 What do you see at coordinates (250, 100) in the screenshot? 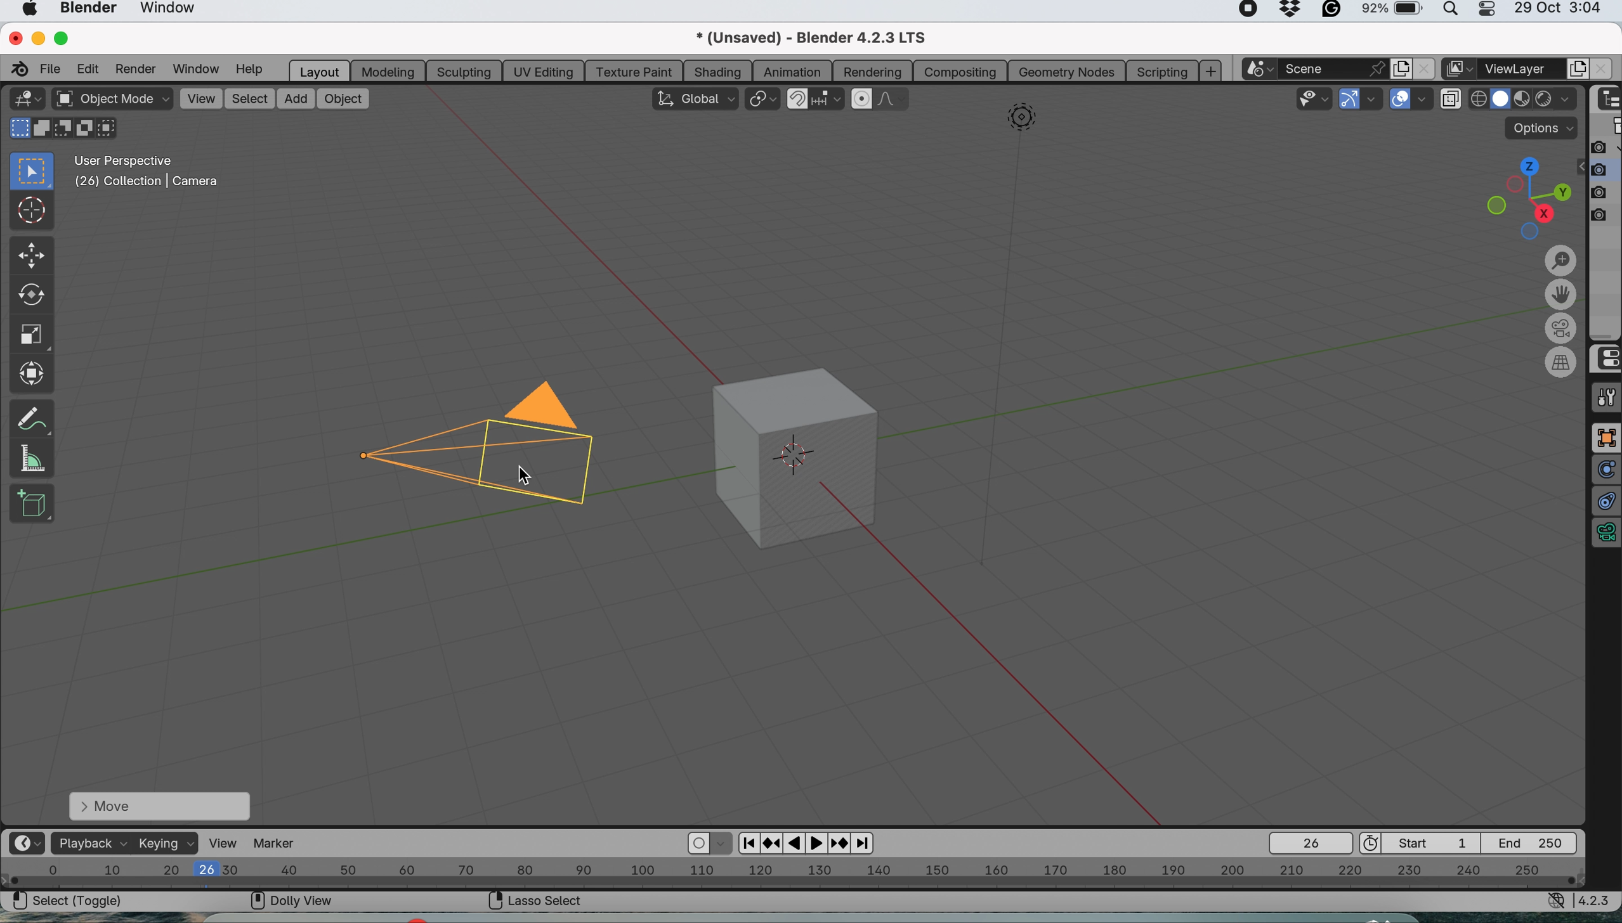
I see `select` at bounding box center [250, 100].